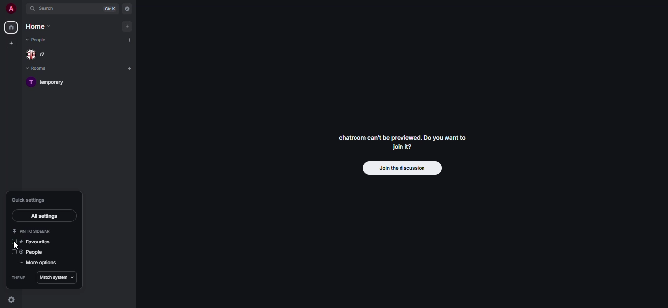 This screenshot has width=668, height=308. I want to click on all settings, so click(42, 216).